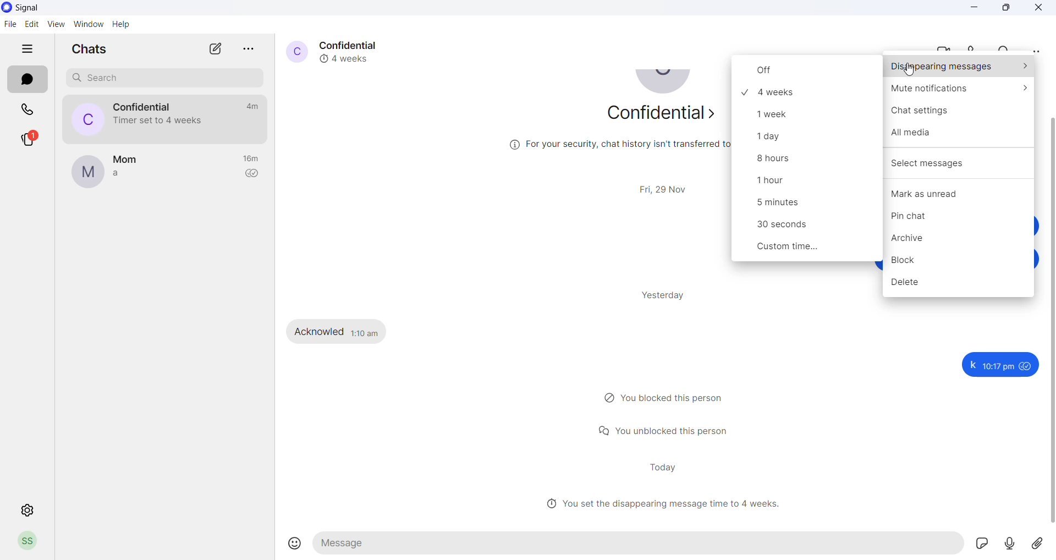 The width and height of the screenshot is (1056, 560). What do you see at coordinates (1006, 47) in the screenshot?
I see `search in messages` at bounding box center [1006, 47].